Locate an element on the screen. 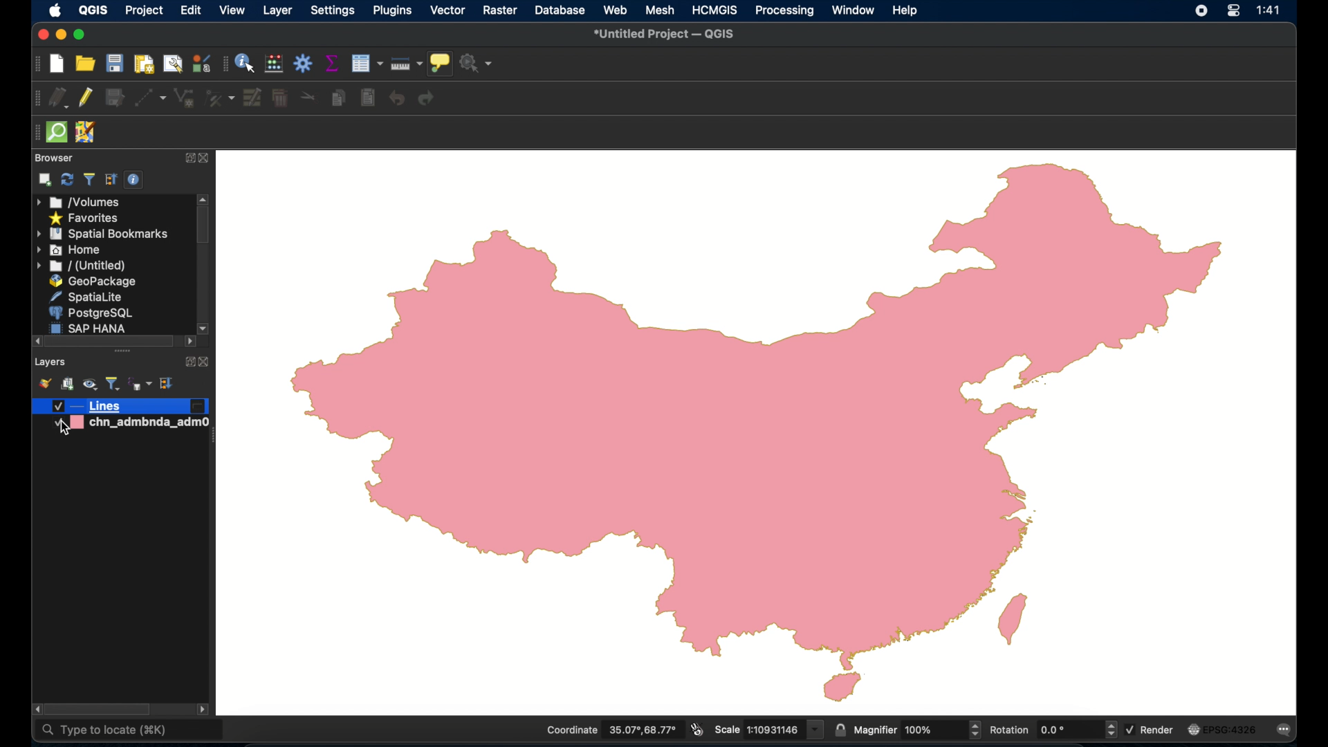 This screenshot has height=747, width=1328. scroll box is located at coordinates (109, 341).